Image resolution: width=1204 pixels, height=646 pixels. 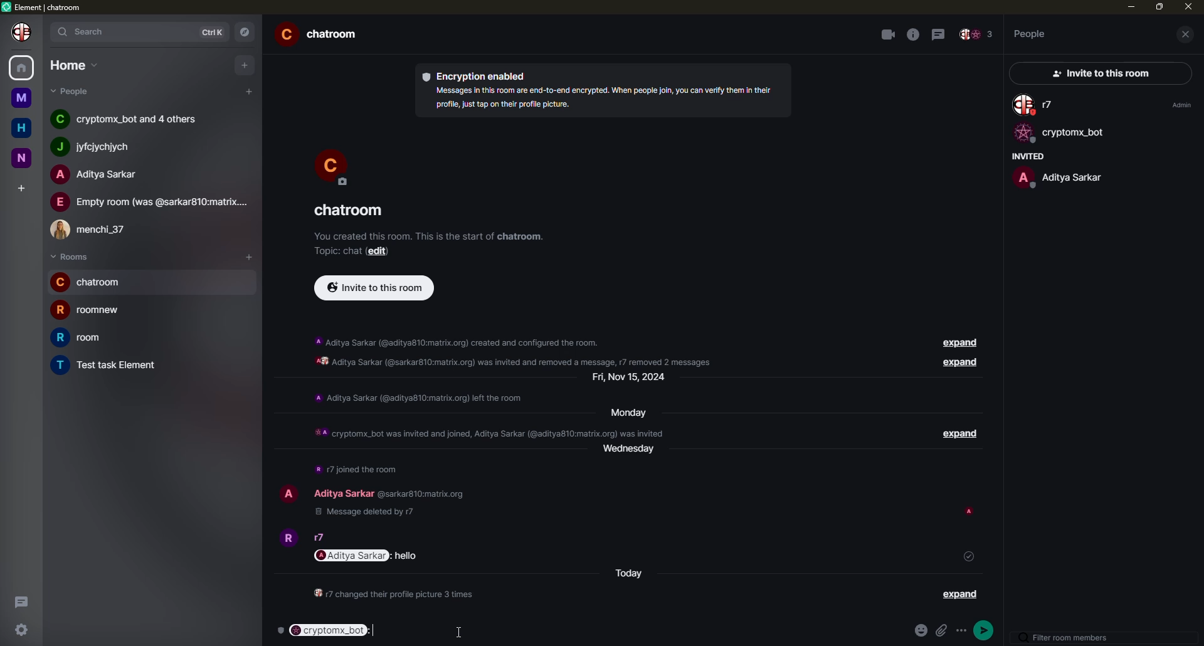 I want to click on attach, so click(x=944, y=632).